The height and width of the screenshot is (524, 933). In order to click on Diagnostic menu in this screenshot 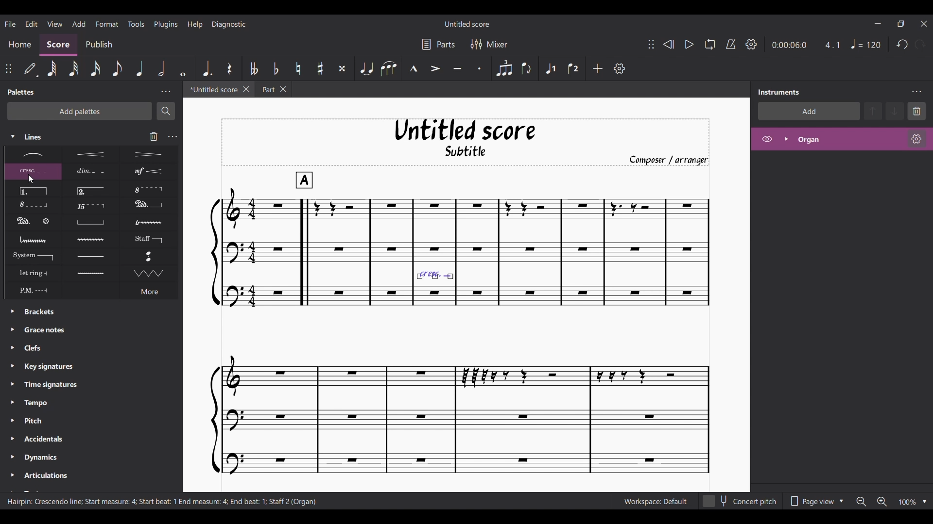, I will do `click(229, 24)`.